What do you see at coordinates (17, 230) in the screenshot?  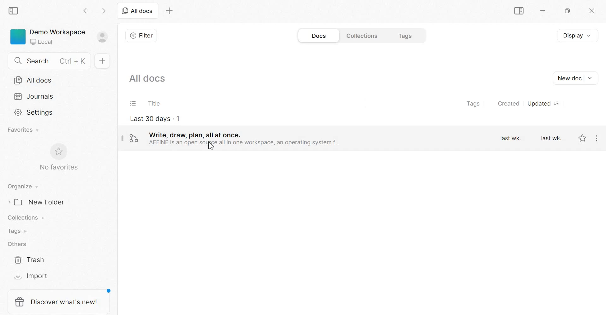 I see `Tags` at bounding box center [17, 230].